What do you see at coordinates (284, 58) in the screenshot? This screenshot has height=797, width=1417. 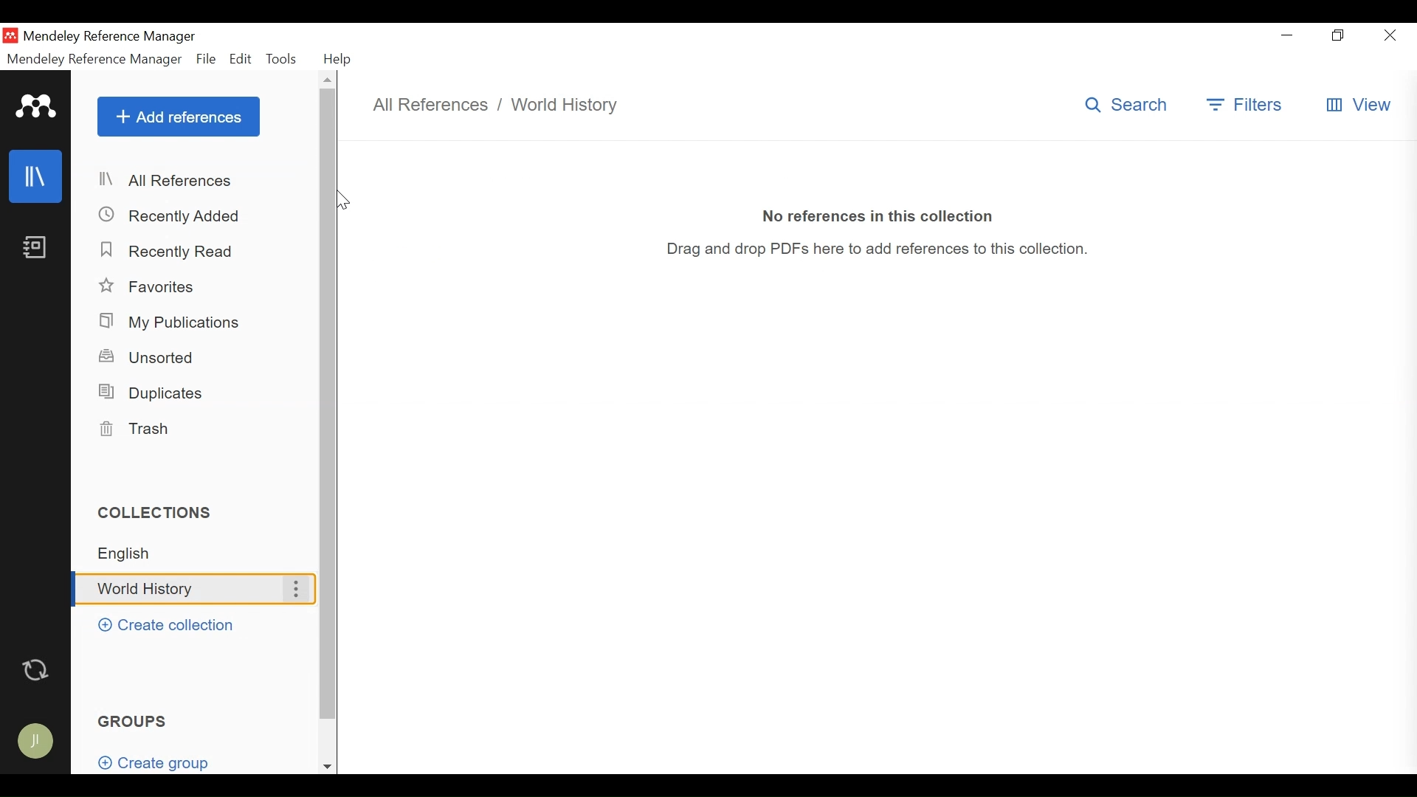 I see `Tools` at bounding box center [284, 58].